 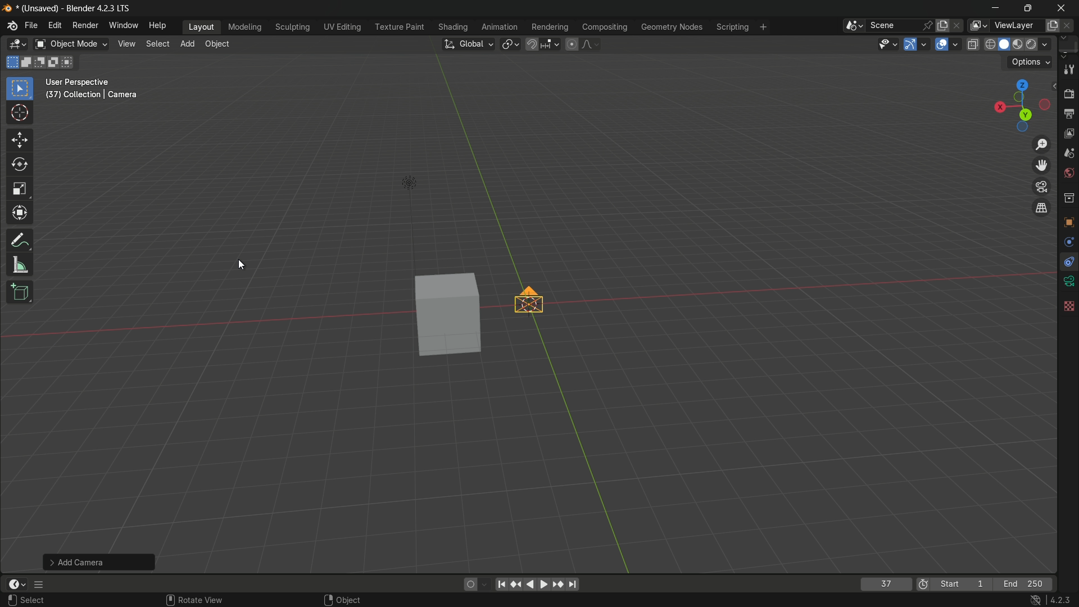 I want to click on tog, so click(x=1040, y=207).